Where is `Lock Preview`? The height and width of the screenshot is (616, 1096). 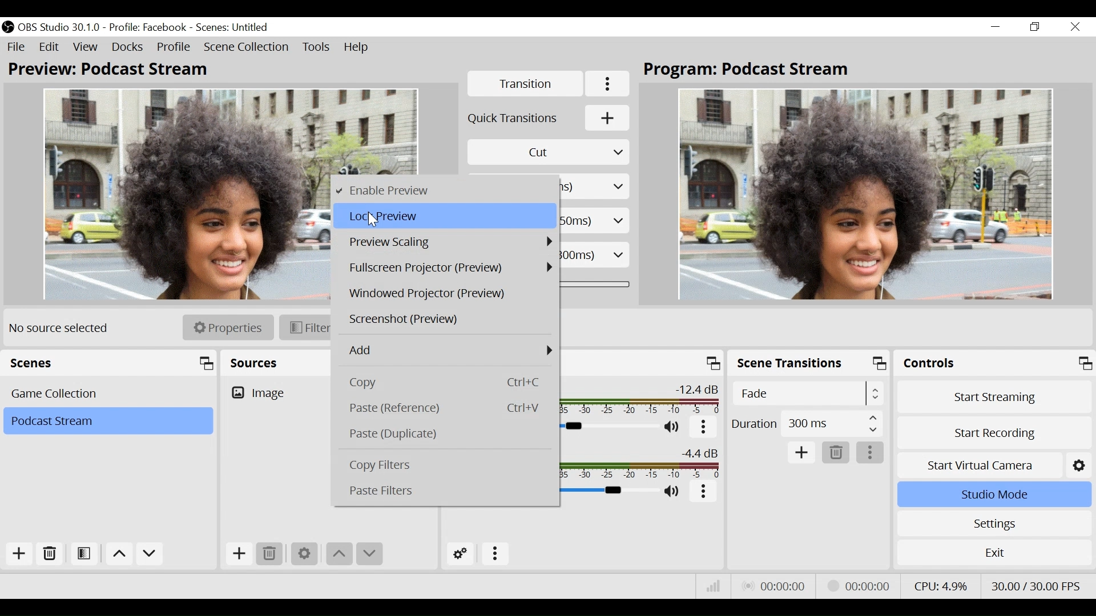
Lock Preview is located at coordinates (444, 216).